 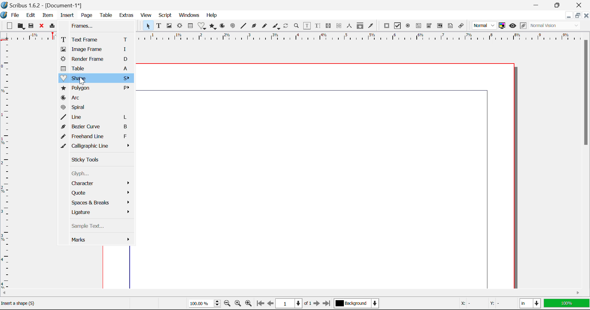 What do you see at coordinates (96, 88) in the screenshot?
I see `Polygon` at bounding box center [96, 88].